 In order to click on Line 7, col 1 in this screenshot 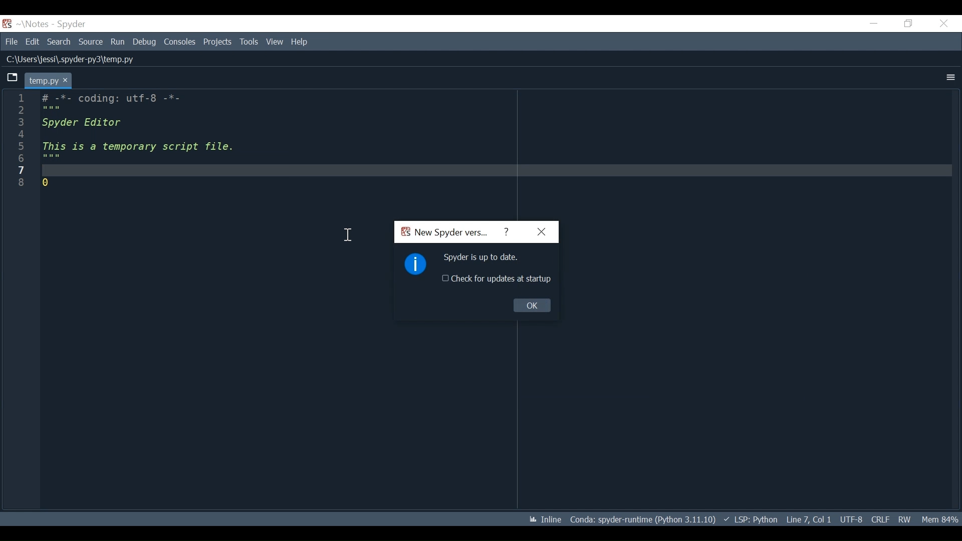, I will do `click(809, 519)`.